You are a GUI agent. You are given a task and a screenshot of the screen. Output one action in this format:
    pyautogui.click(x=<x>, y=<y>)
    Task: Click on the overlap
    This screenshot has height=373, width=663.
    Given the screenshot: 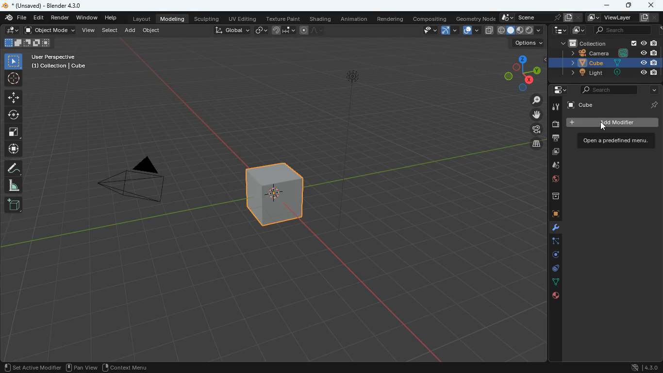 What is the action you would take?
    pyautogui.click(x=469, y=31)
    